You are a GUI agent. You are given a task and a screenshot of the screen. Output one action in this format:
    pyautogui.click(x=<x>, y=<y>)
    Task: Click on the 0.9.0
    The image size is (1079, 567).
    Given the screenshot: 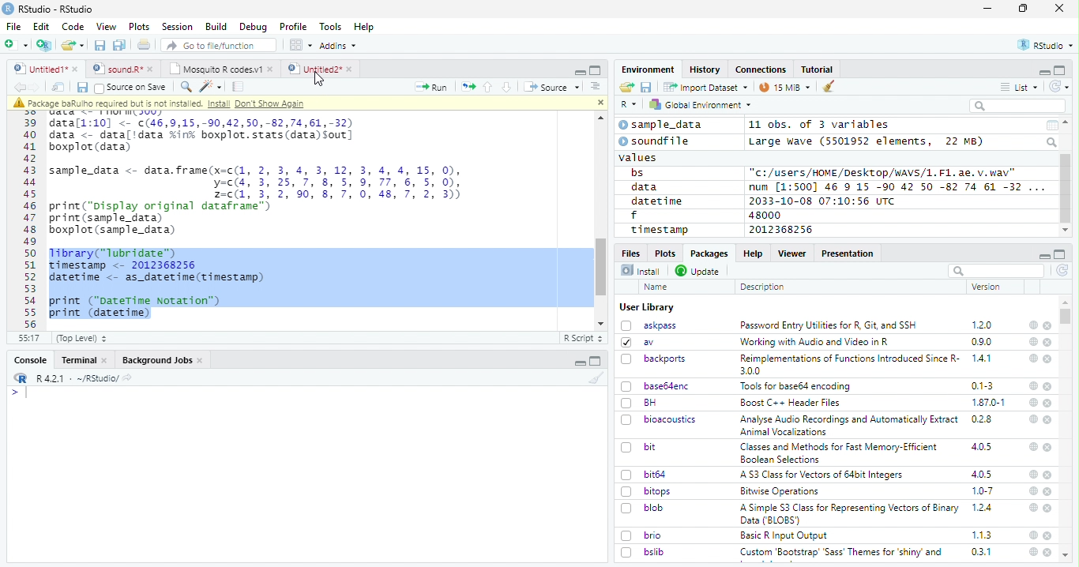 What is the action you would take?
    pyautogui.click(x=982, y=342)
    